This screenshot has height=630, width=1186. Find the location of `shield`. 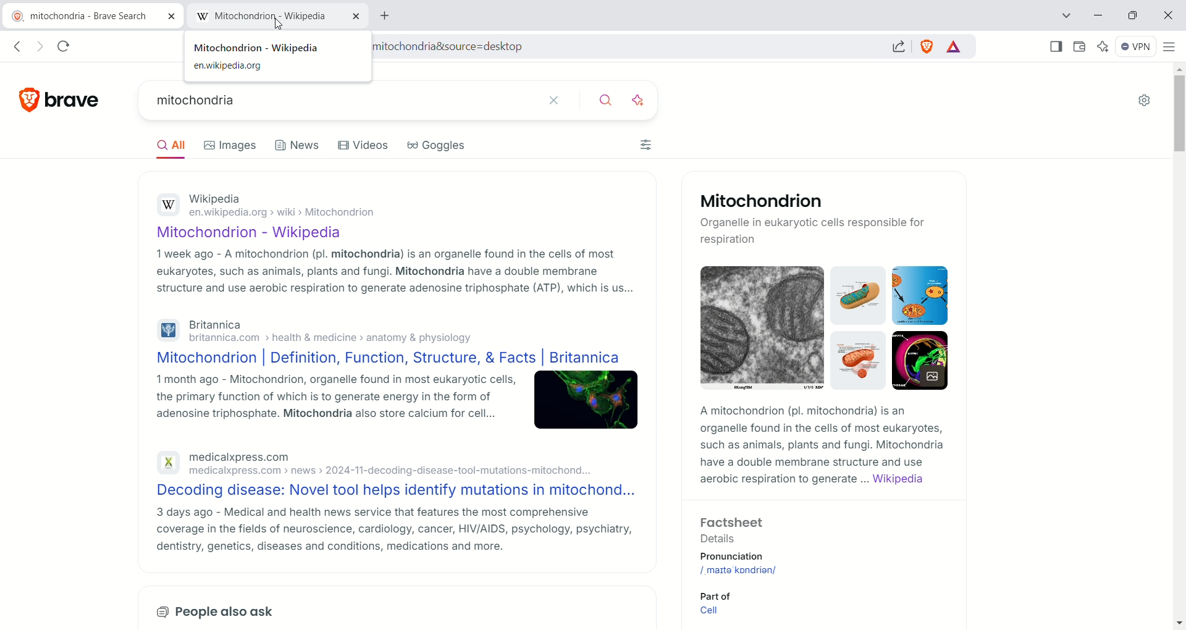

shield is located at coordinates (929, 45).